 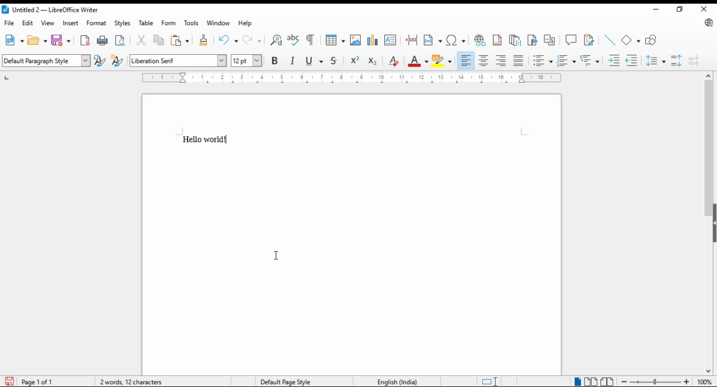 What do you see at coordinates (86, 39) in the screenshot?
I see `export directly as pdf` at bounding box center [86, 39].